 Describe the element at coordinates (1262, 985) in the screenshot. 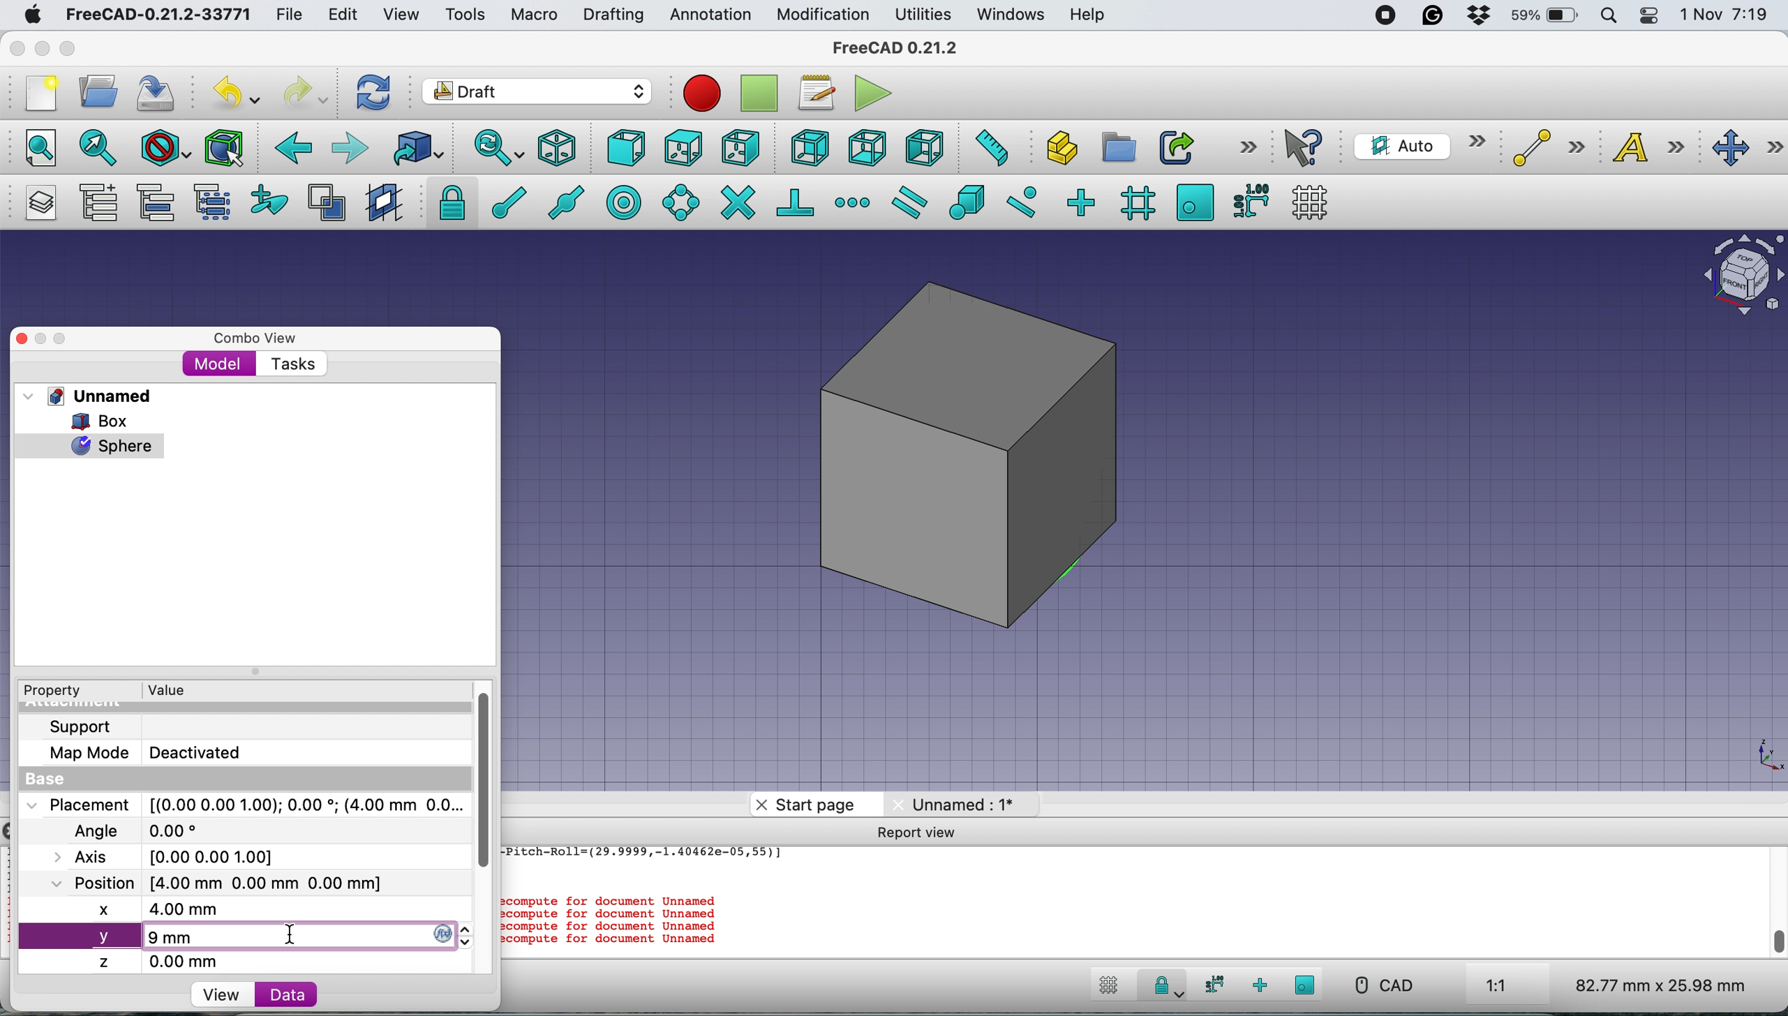

I see `snap ortho` at that location.